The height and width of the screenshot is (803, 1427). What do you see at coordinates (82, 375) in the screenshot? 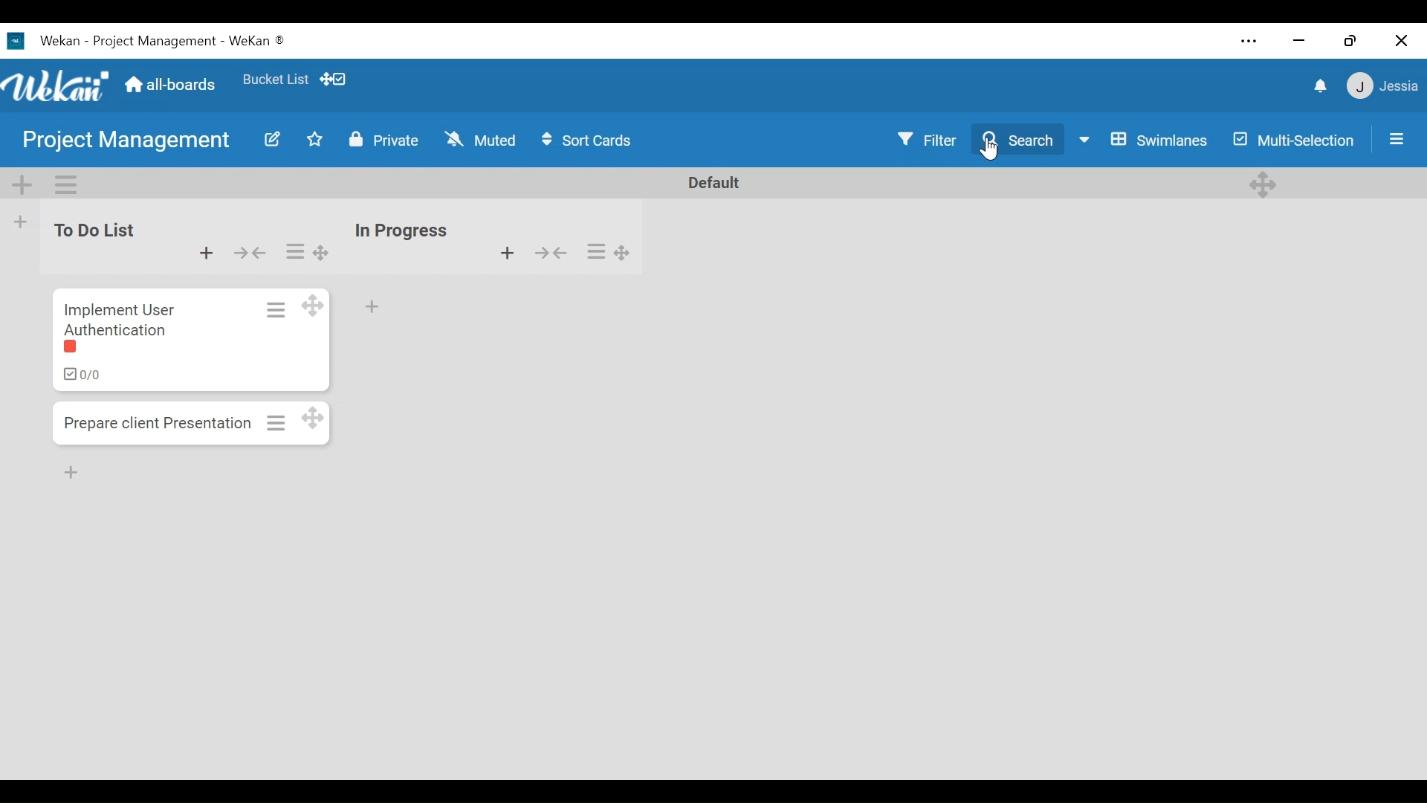
I see `ckecklist` at bounding box center [82, 375].